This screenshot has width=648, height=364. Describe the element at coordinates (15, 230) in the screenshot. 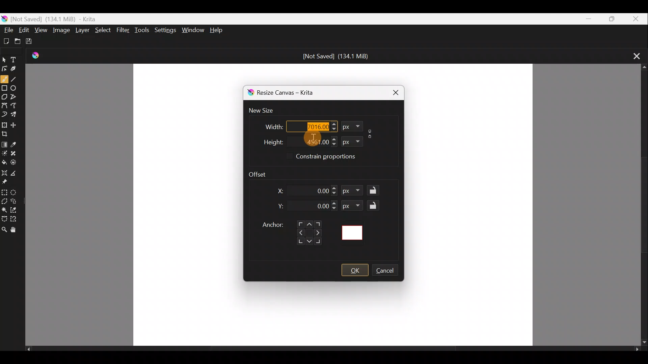

I see `Pan tool` at that location.